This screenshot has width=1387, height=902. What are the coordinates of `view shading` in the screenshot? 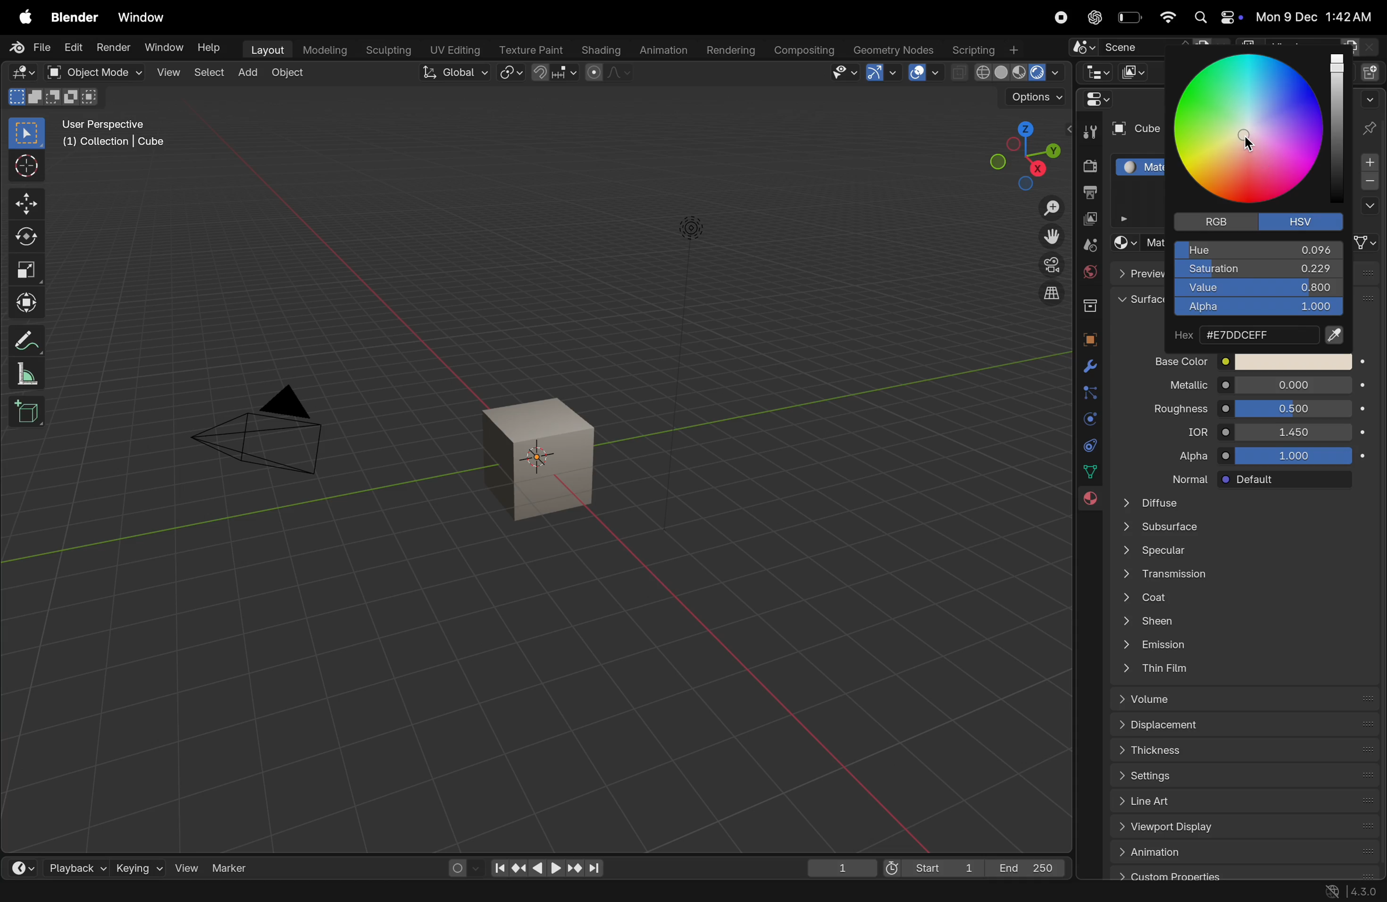 It's located at (1008, 74).